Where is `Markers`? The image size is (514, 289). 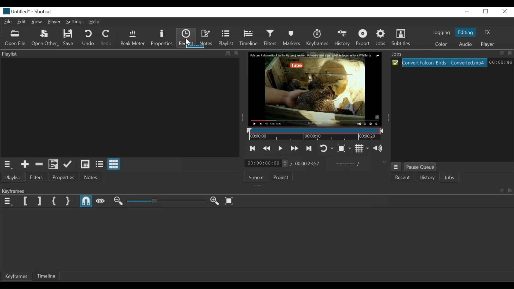 Markers is located at coordinates (292, 37).